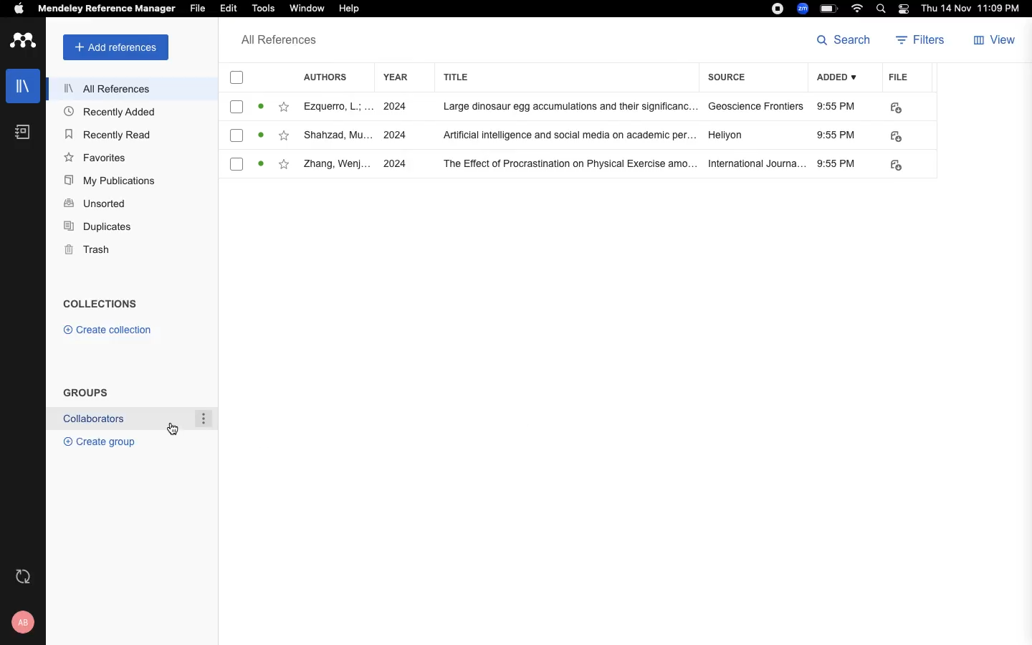  What do you see at coordinates (231, 9) in the screenshot?
I see `Edit` at bounding box center [231, 9].